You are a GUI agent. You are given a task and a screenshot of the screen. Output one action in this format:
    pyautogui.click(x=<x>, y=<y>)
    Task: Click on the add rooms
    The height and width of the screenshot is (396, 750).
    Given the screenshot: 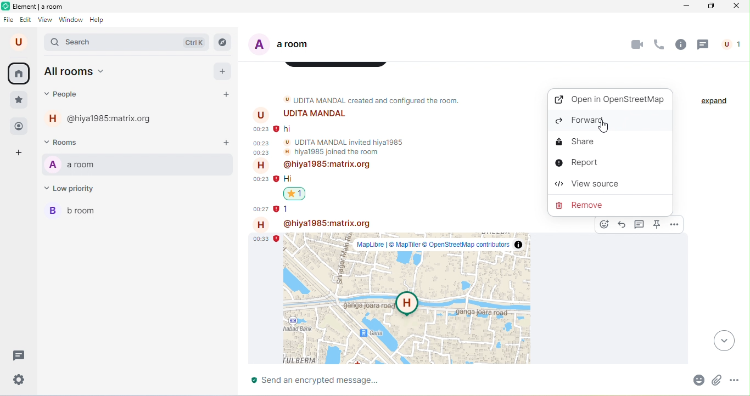 What is the action you would take?
    pyautogui.click(x=226, y=144)
    